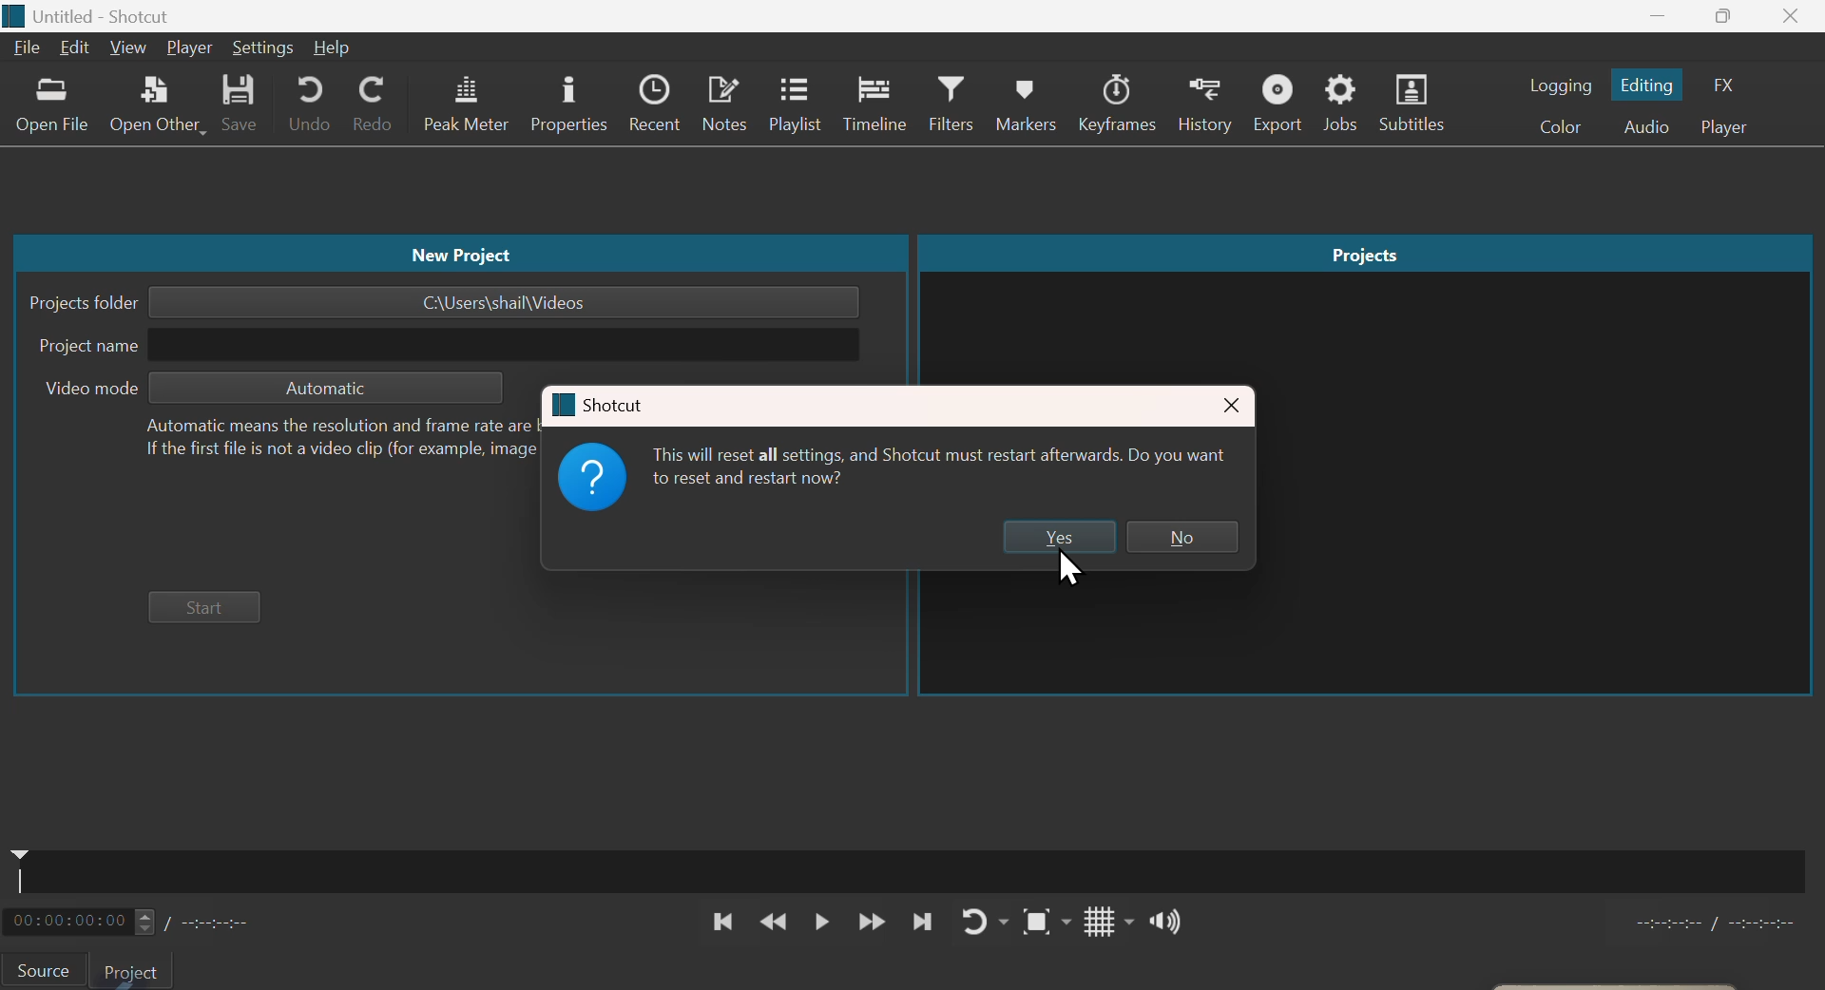  I want to click on Jobs, so click(1345, 105).